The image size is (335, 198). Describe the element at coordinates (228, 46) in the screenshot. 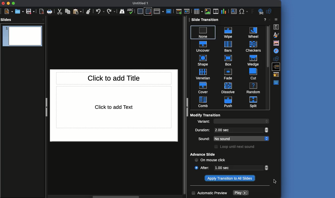

I see `bars` at that location.